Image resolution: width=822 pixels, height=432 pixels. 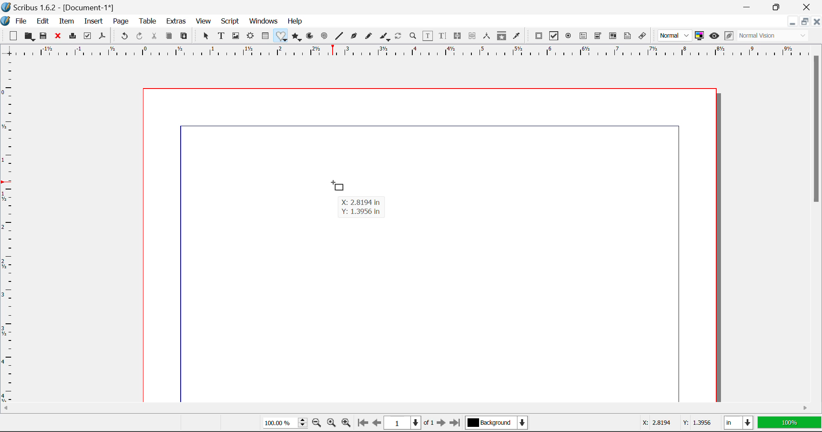 I want to click on Zoom, so click(x=414, y=37).